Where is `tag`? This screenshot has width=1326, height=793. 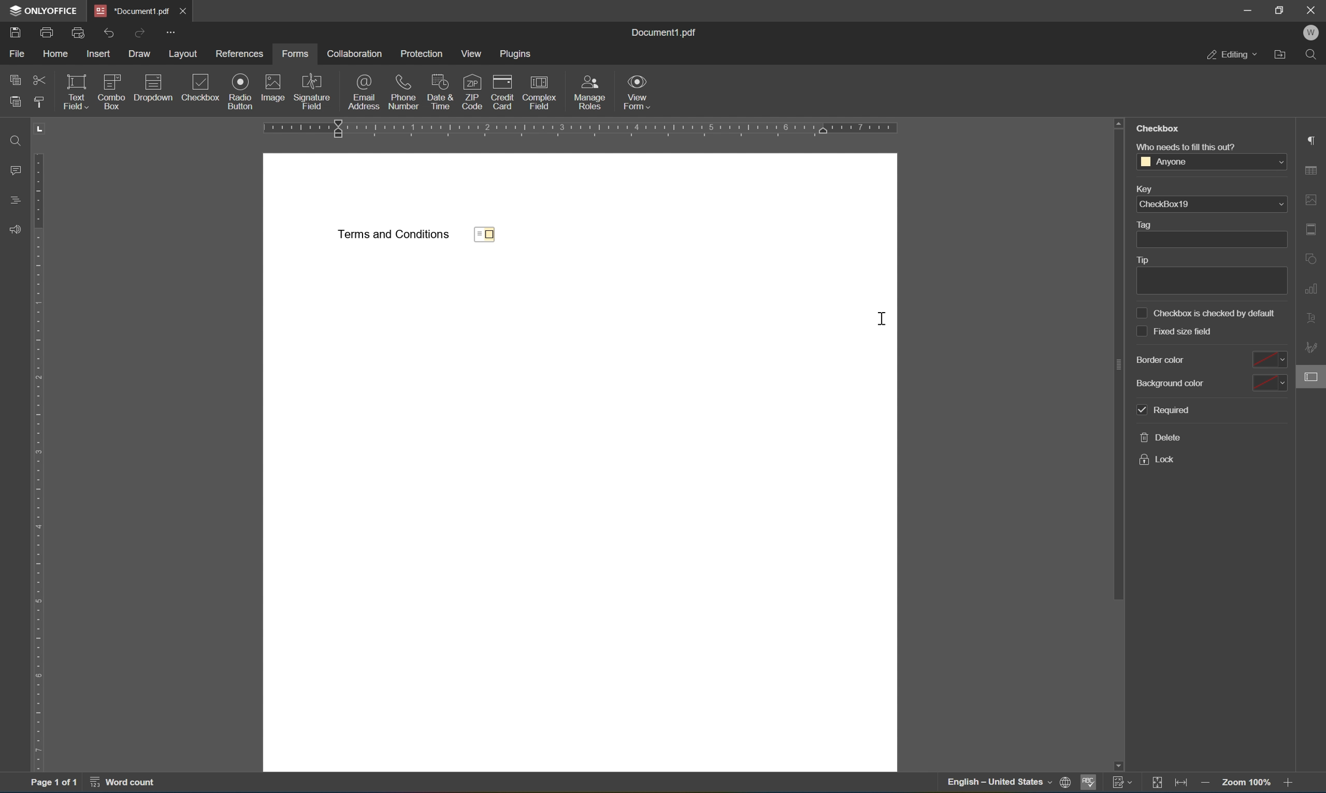
tag is located at coordinates (1207, 234).